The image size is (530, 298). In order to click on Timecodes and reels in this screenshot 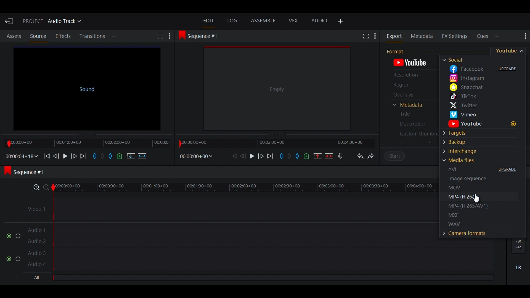, I will do `click(20, 156)`.